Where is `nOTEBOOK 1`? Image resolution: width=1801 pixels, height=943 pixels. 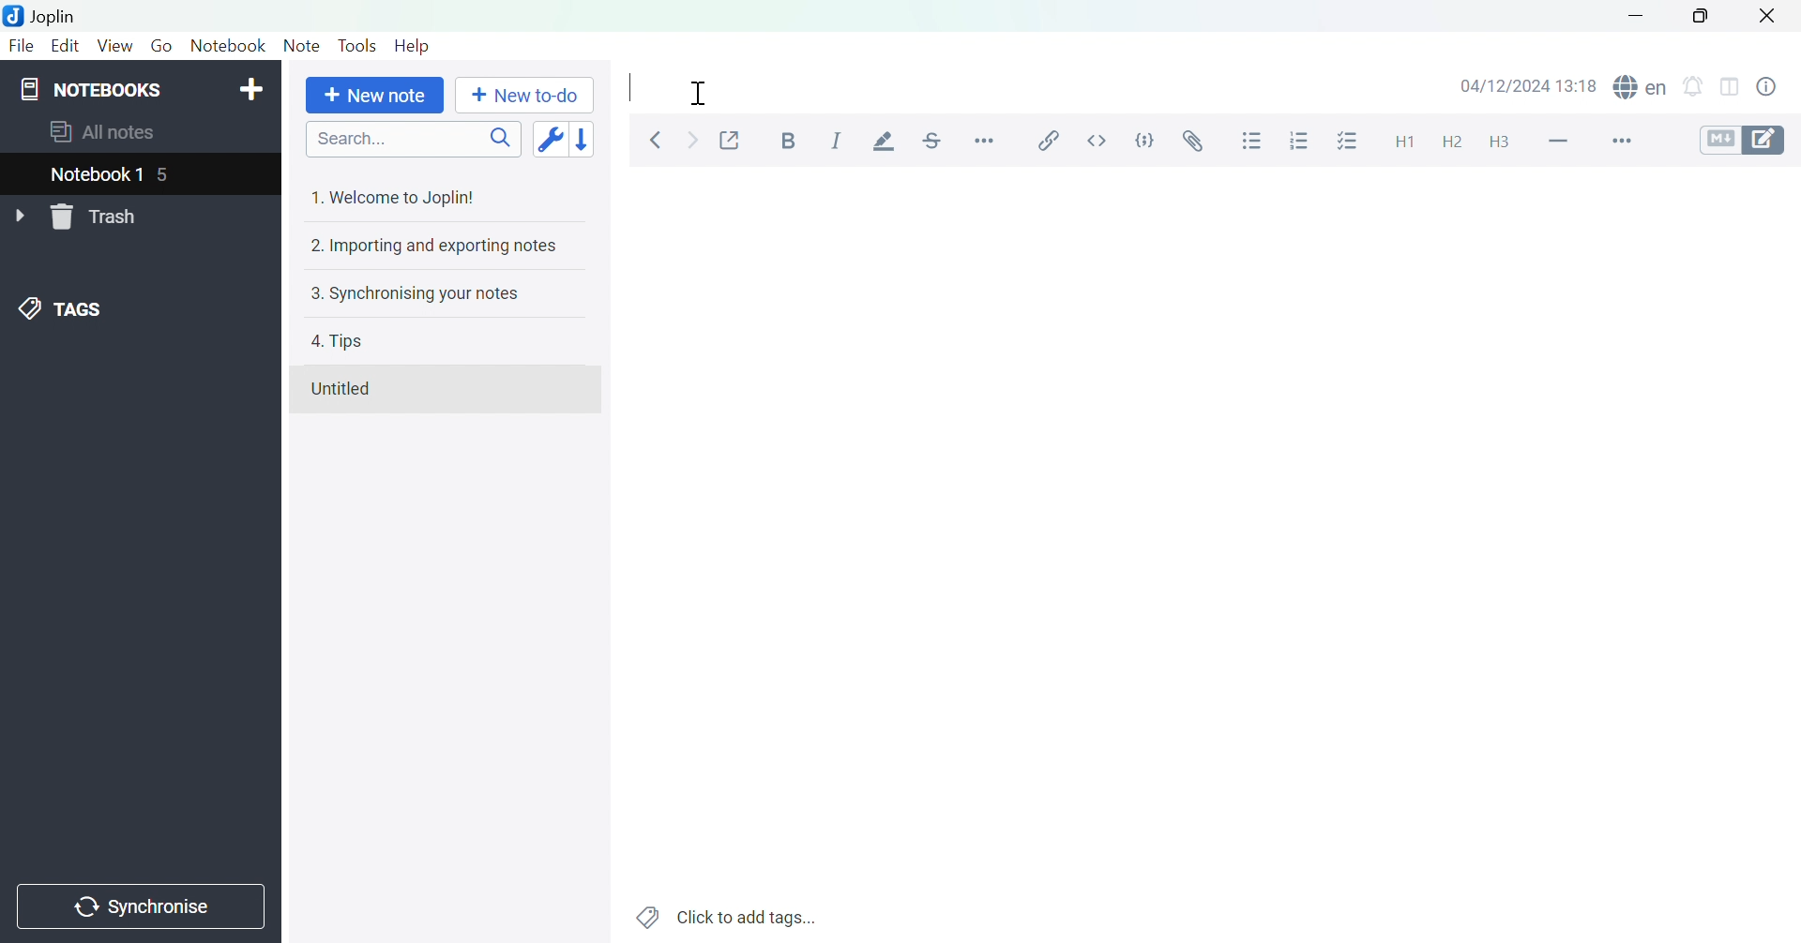
nOTEBOOK 1 is located at coordinates (98, 174).